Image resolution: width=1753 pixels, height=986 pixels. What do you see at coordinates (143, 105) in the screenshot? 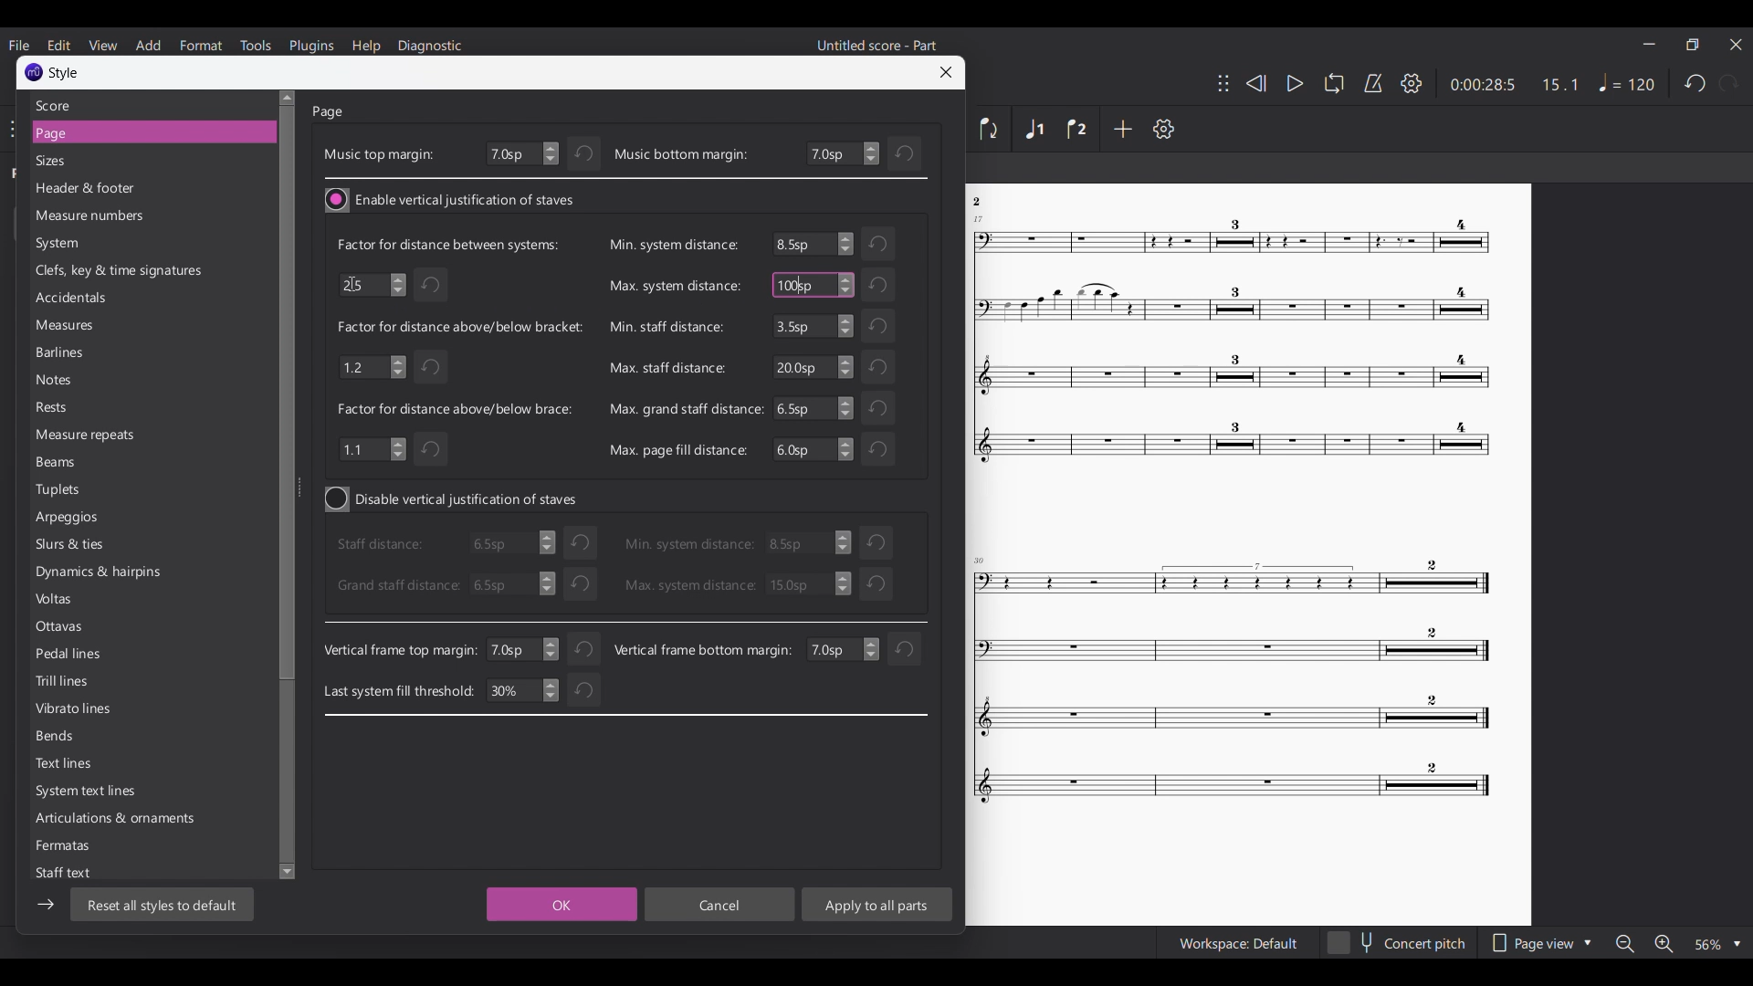
I see `Score` at bounding box center [143, 105].